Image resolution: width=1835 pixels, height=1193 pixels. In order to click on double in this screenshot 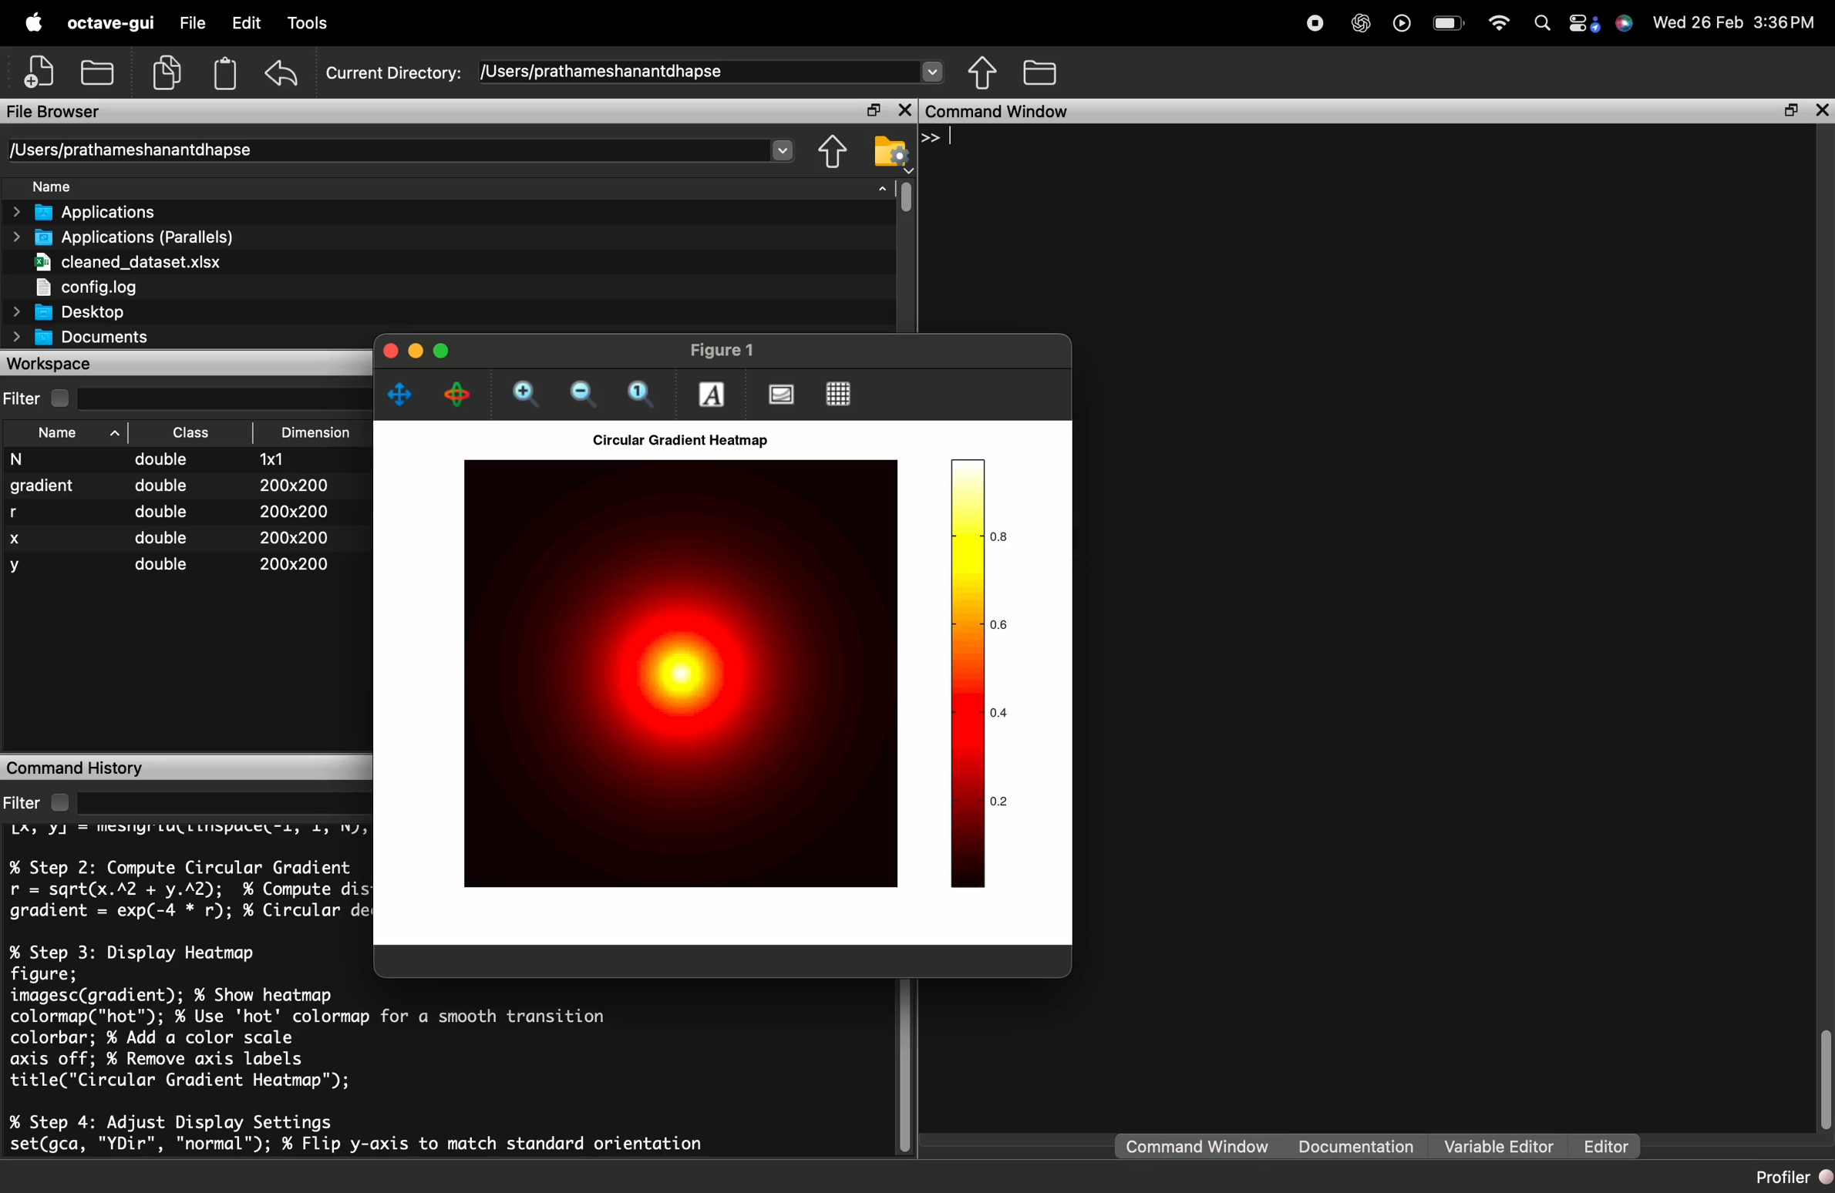, I will do `click(171, 461)`.